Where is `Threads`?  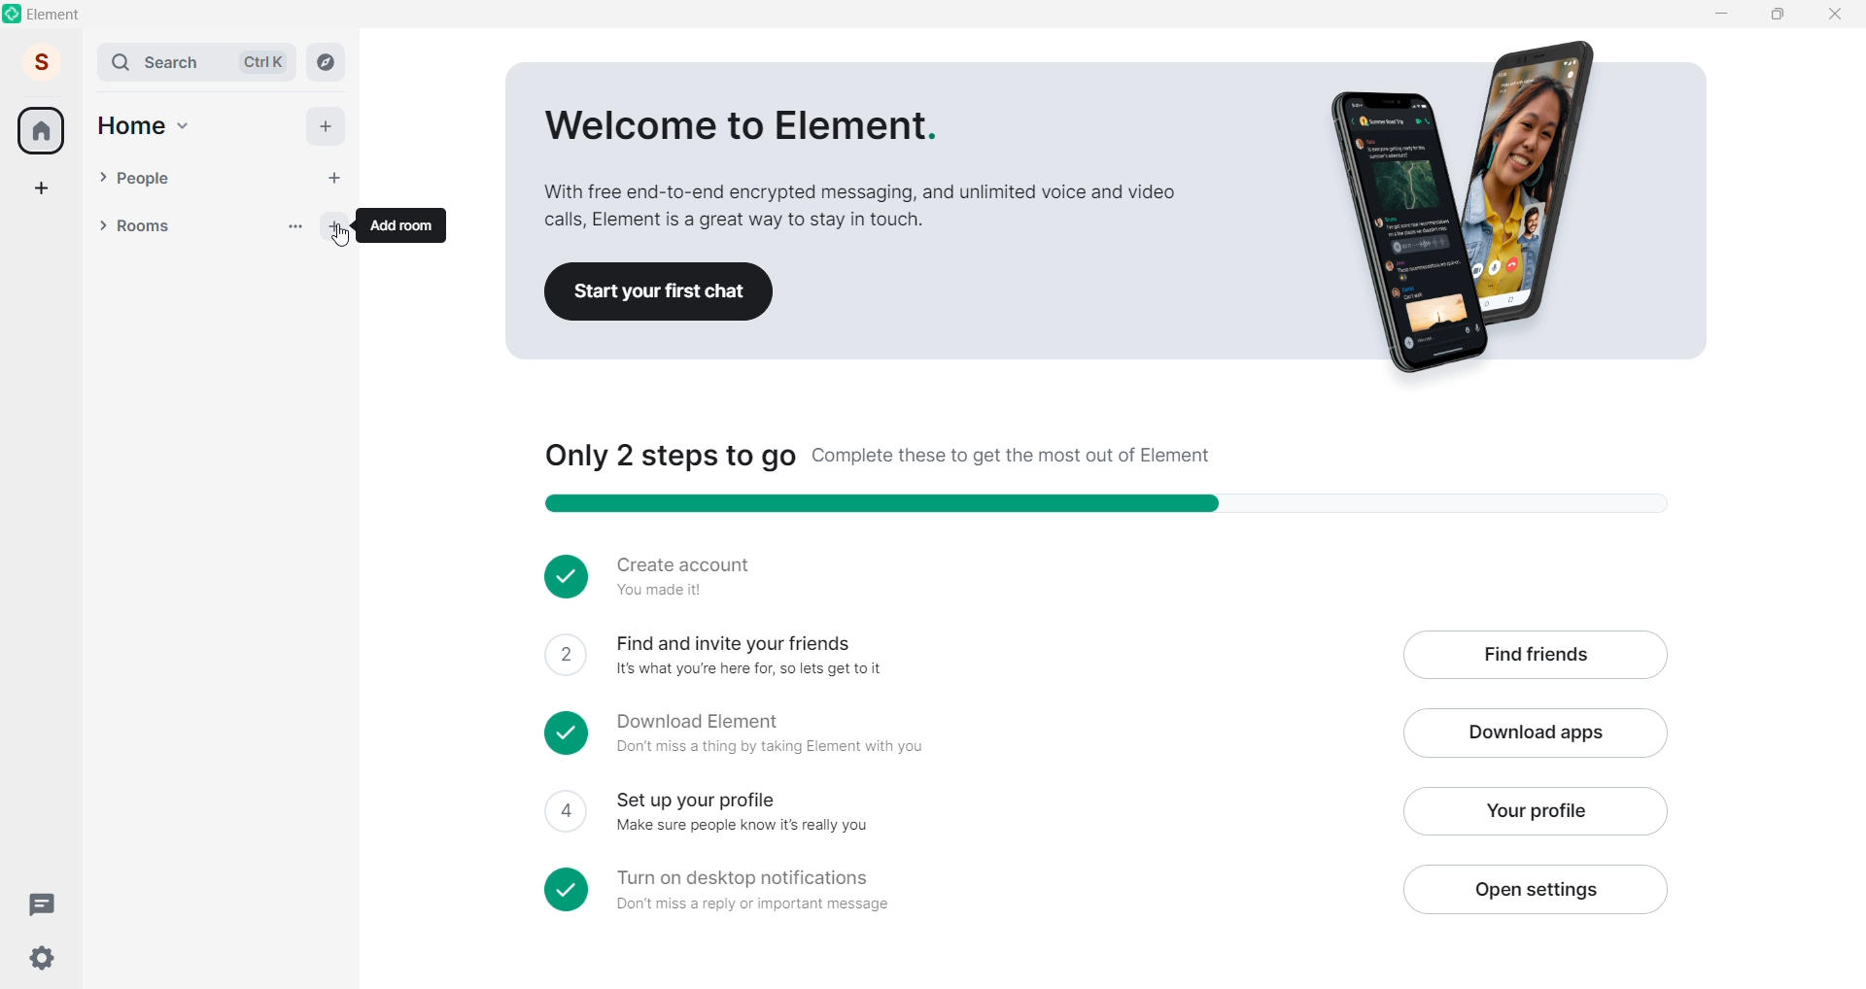 Threads is located at coordinates (46, 905).